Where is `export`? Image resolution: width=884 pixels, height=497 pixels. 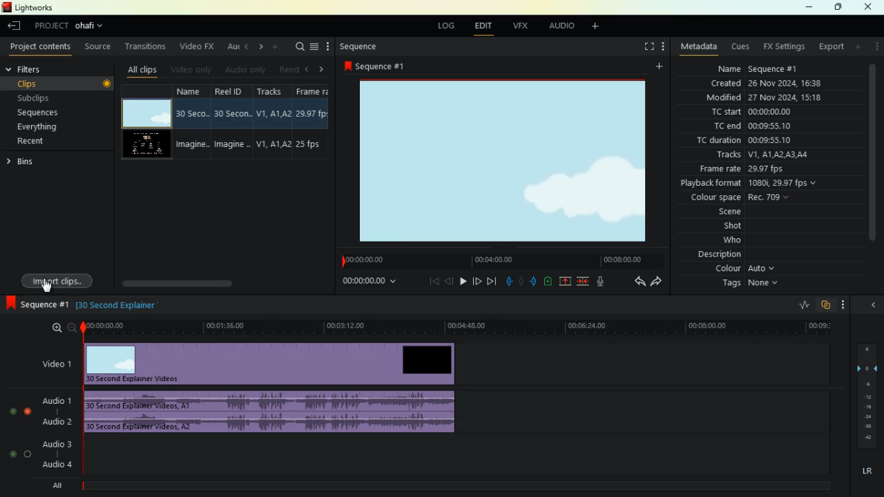
export is located at coordinates (831, 47).